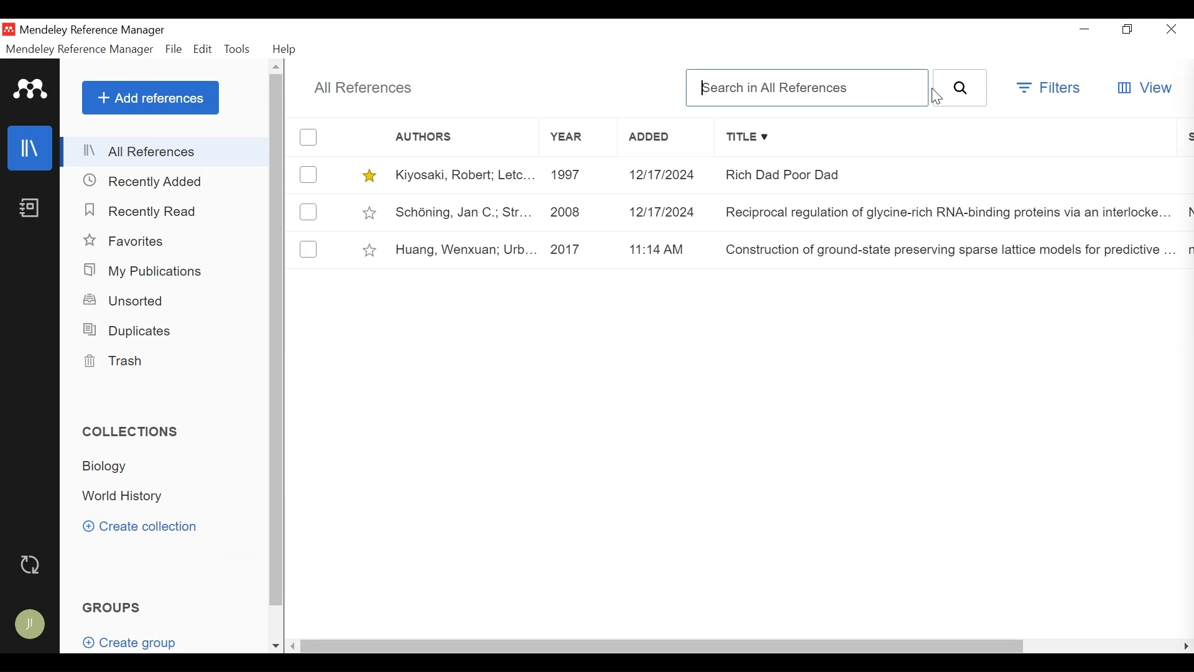 Image resolution: width=1194 pixels, height=672 pixels. I want to click on View, so click(1145, 88).